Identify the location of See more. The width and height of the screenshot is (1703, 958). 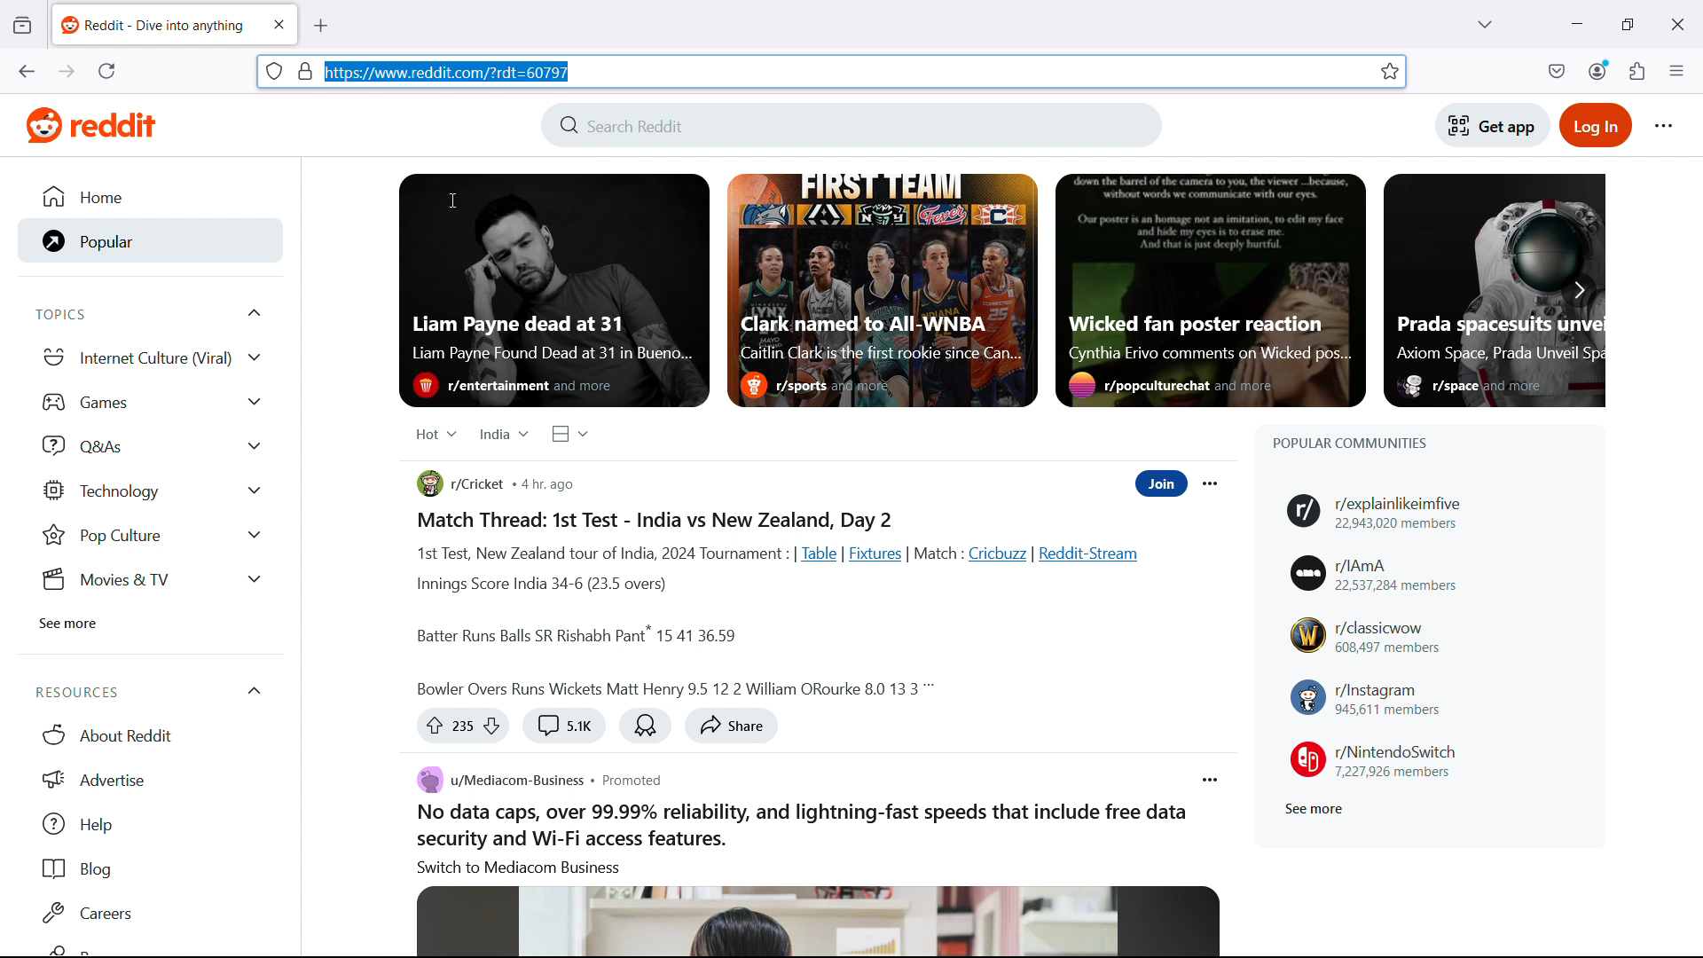
(1313, 809).